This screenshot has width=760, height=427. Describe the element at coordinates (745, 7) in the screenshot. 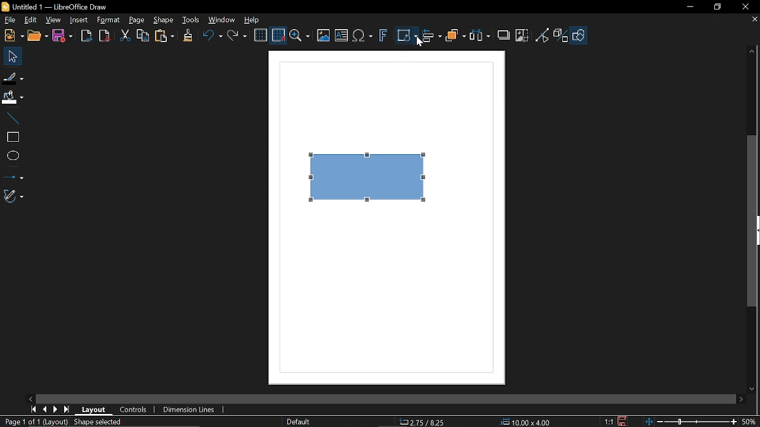

I see `Close window` at that location.